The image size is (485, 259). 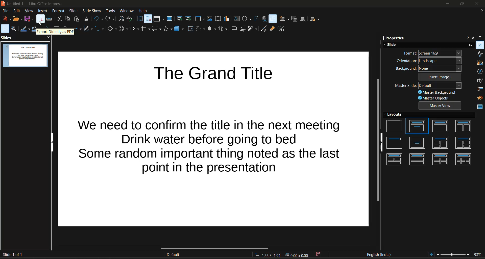 I want to click on curves and polygons, so click(x=86, y=29).